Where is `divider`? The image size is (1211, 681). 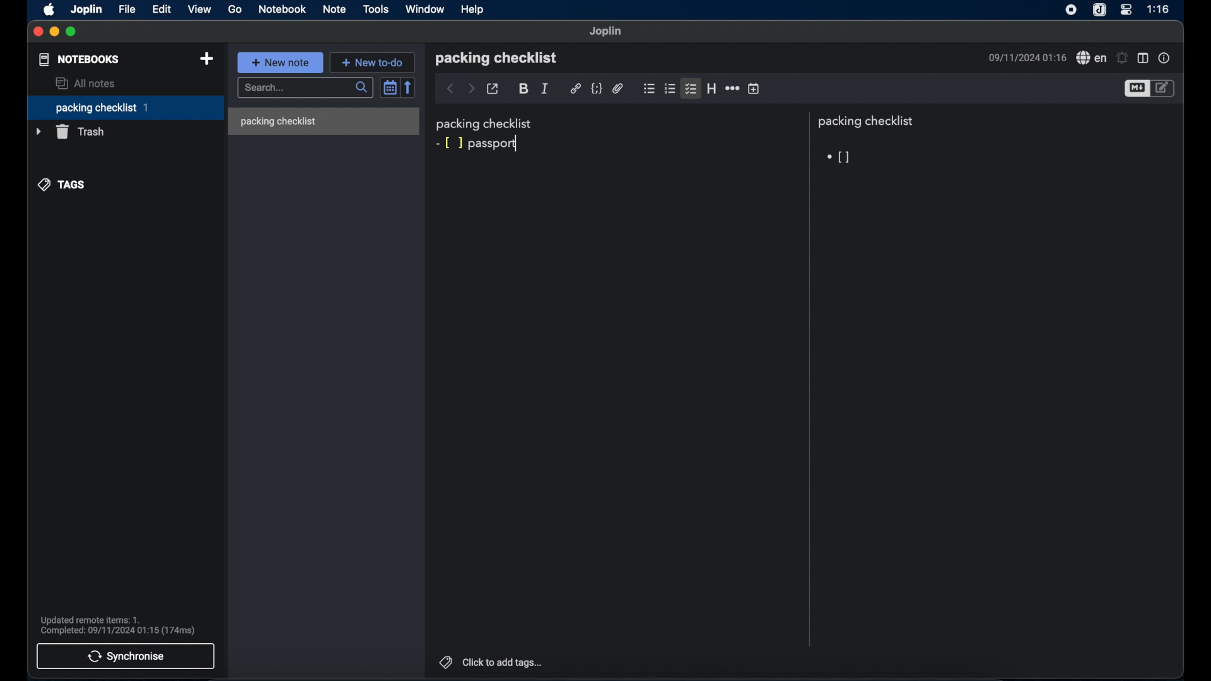 divider is located at coordinates (808, 379).